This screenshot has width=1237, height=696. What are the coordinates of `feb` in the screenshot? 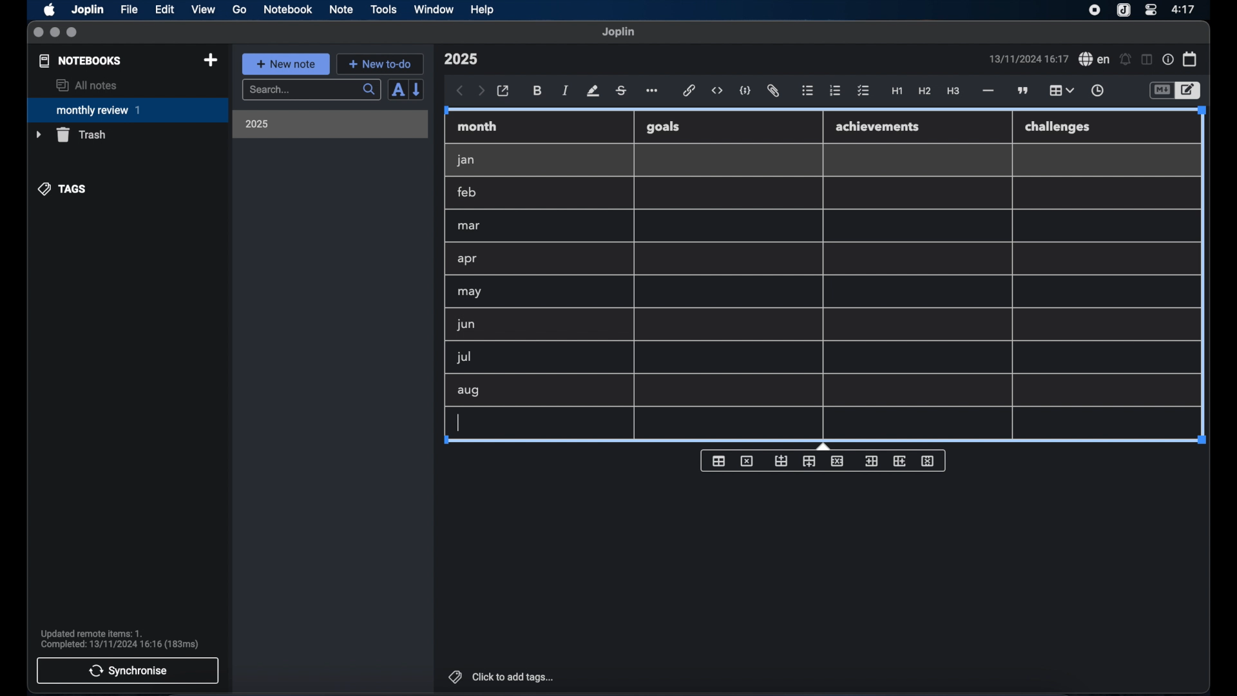 It's located at (468, 192).